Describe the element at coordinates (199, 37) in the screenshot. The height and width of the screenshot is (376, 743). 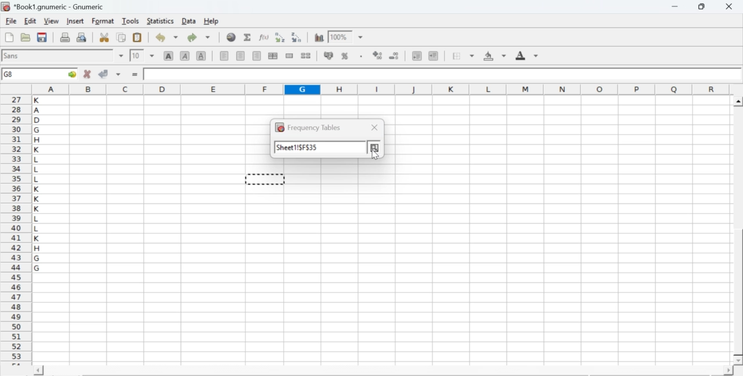
I see `redo` at that location.